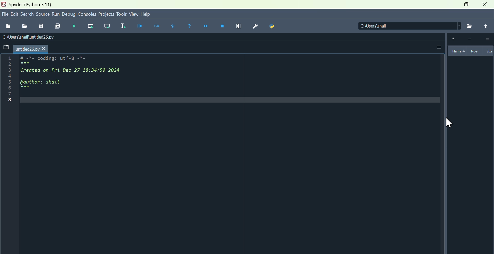  Describe the element at coordinates (43, 14) in the screenshot. I see `Source` at that location.